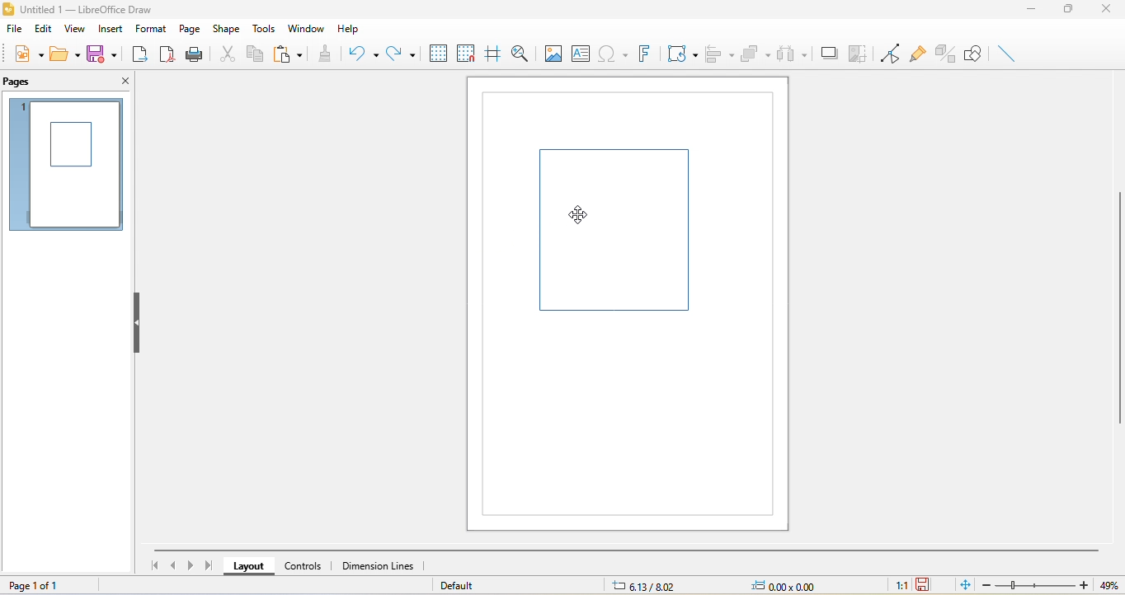 The height and width of the screenshot is (595, 1125). Describe the element at coordinates (172, 565) in the screenshot. I see `previous page` at that location.